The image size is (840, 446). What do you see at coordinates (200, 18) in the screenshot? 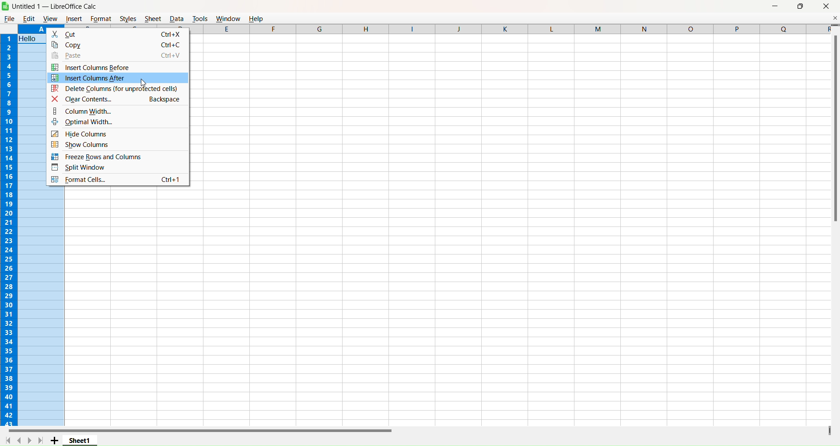
I see `Tools` at bounding box center [200, 18].